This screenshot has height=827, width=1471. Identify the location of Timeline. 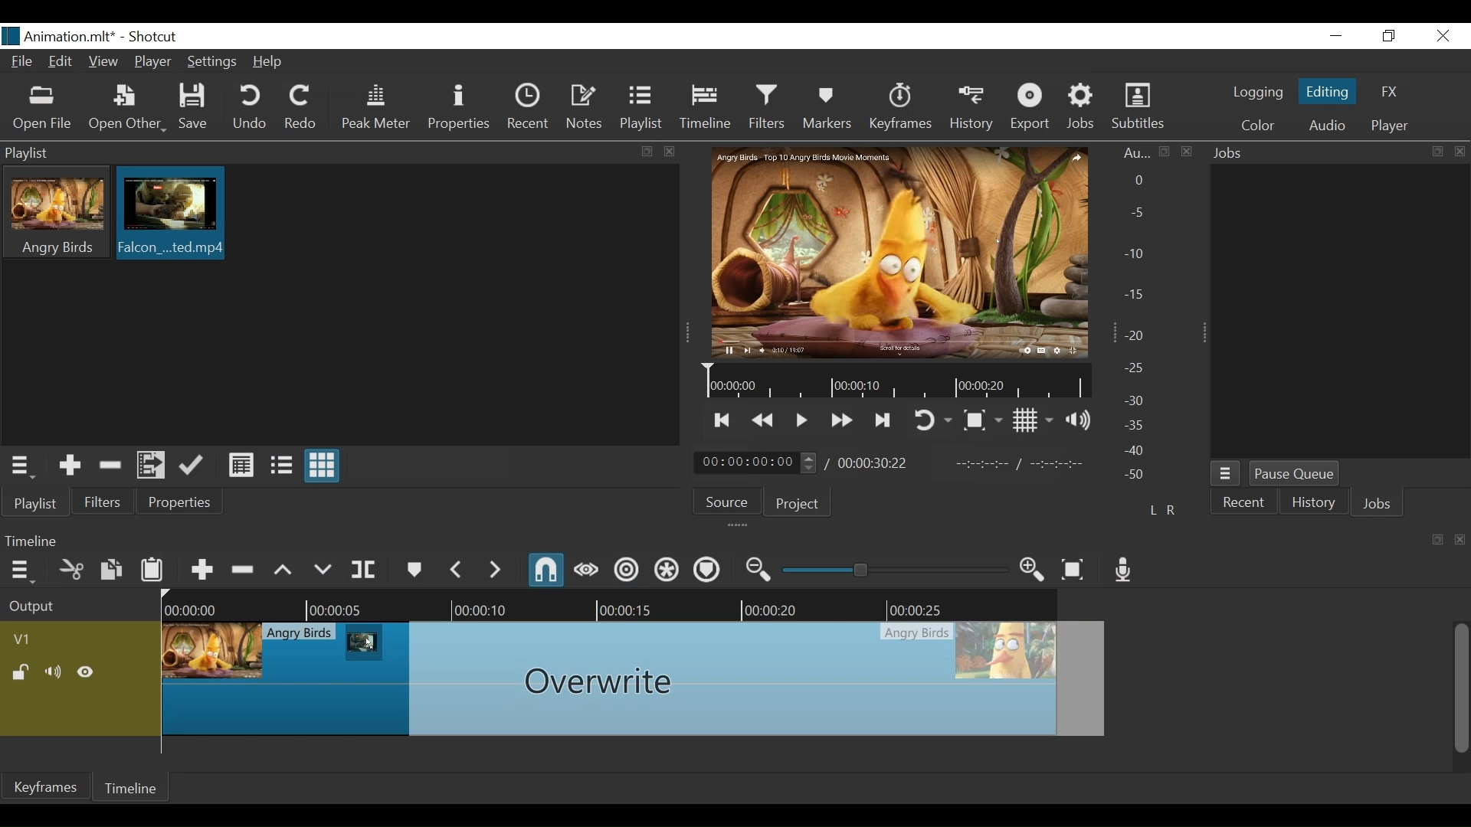
(894, 381).